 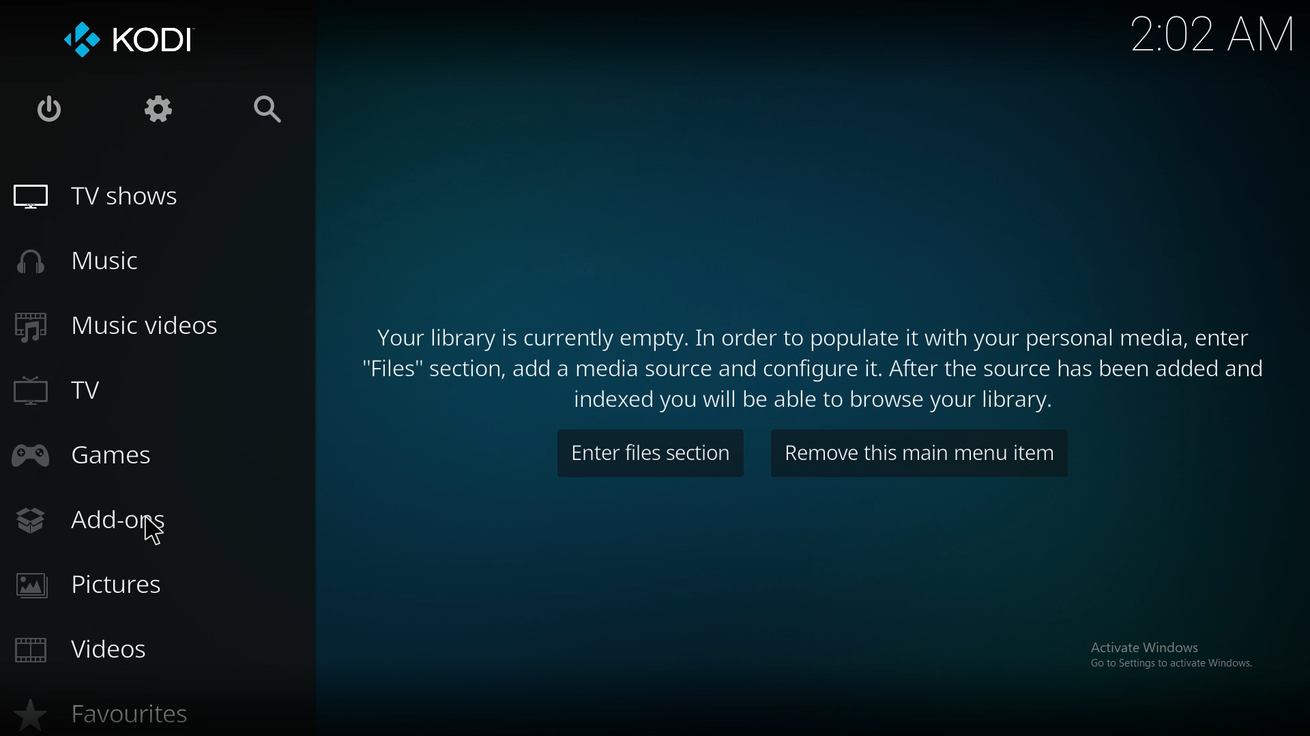 I want to click on settings, so click(x=160, y=110).